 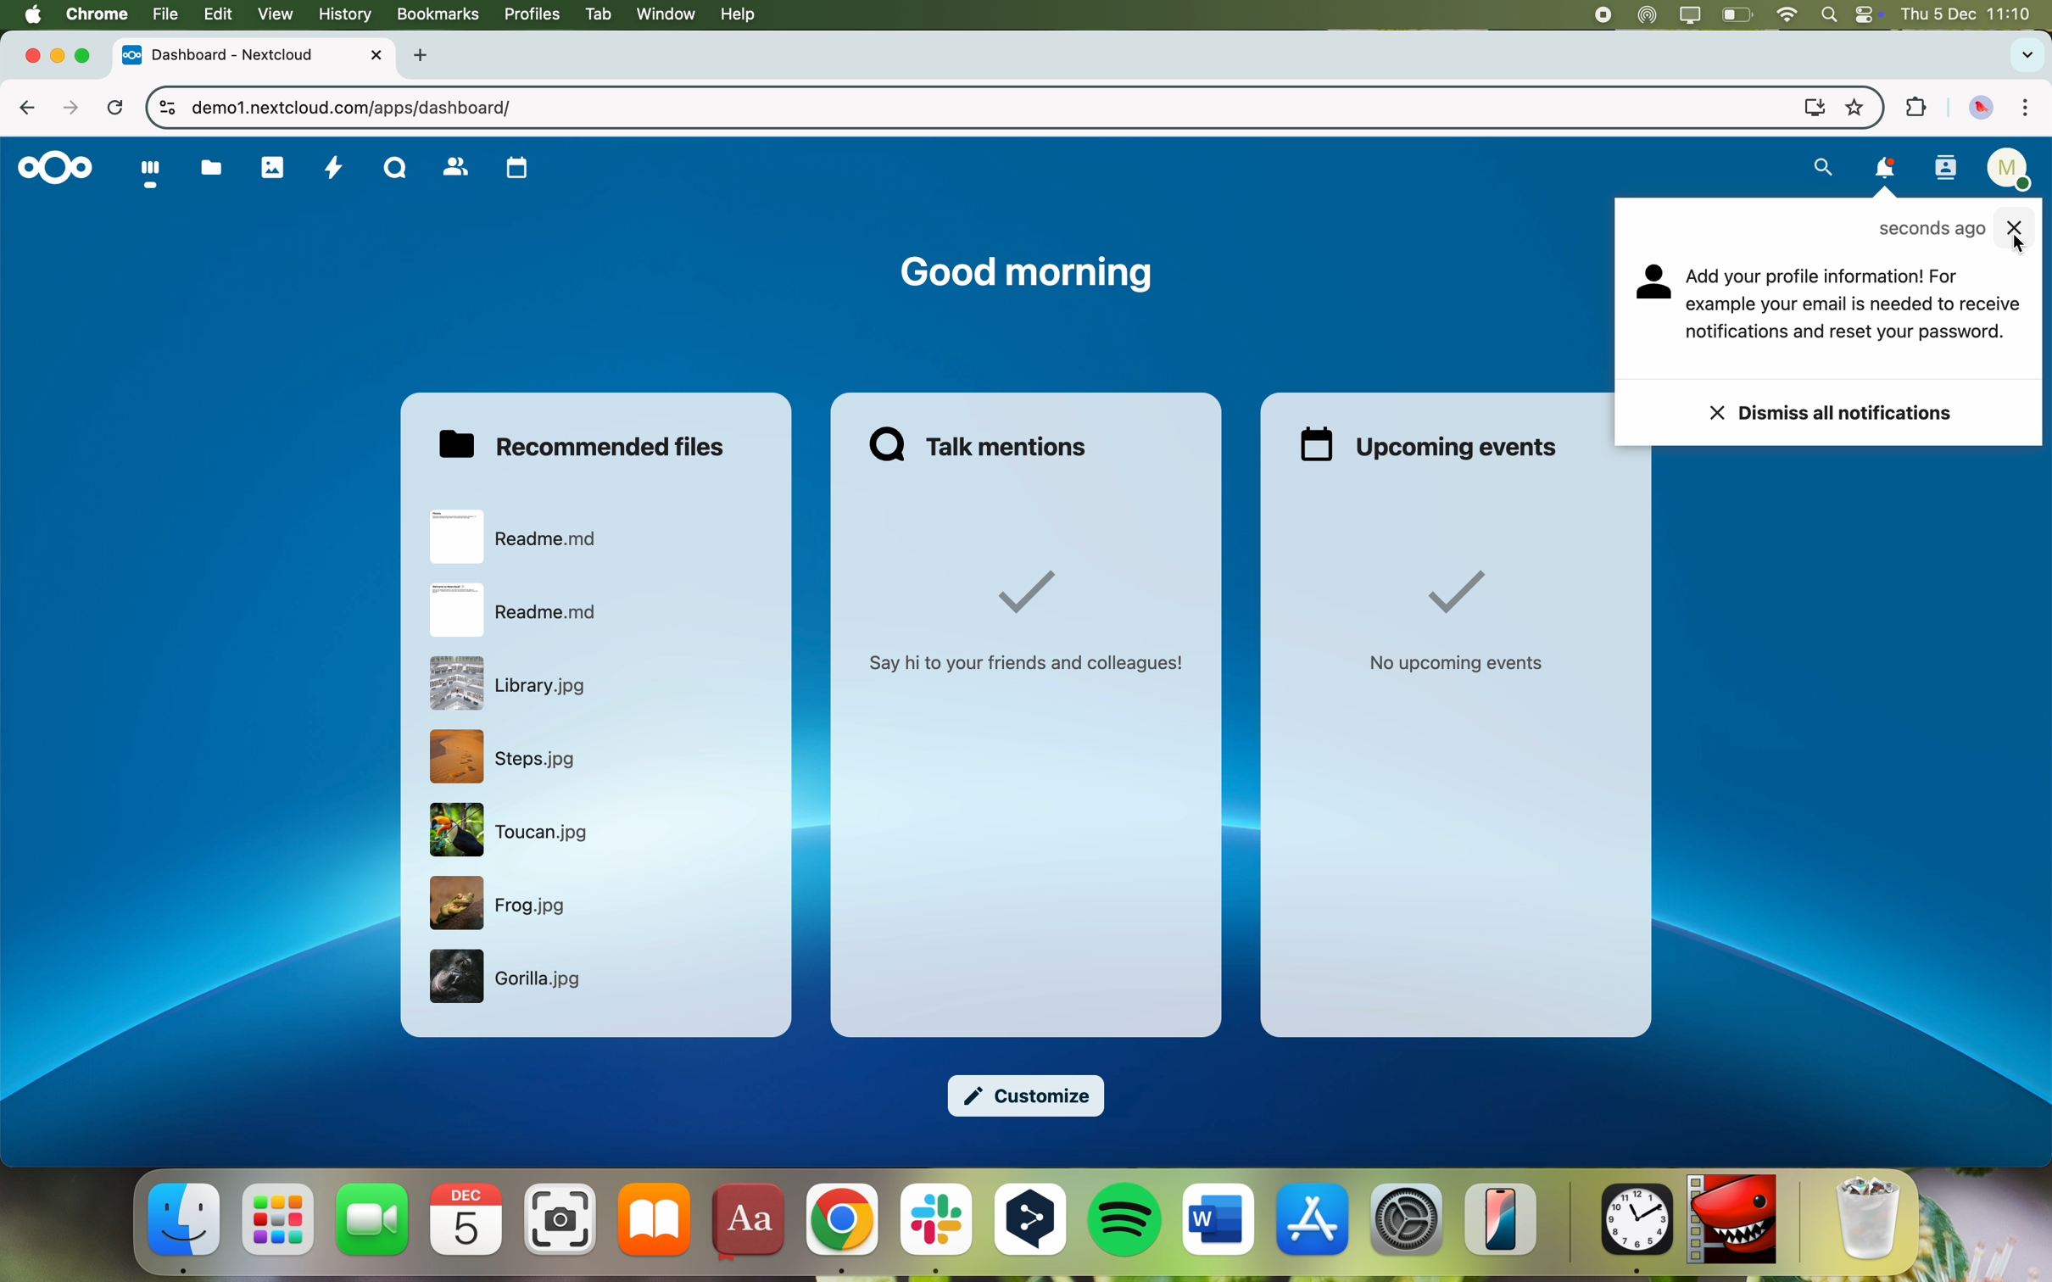 I want to click on cursor, so click(x=2016, y=243).